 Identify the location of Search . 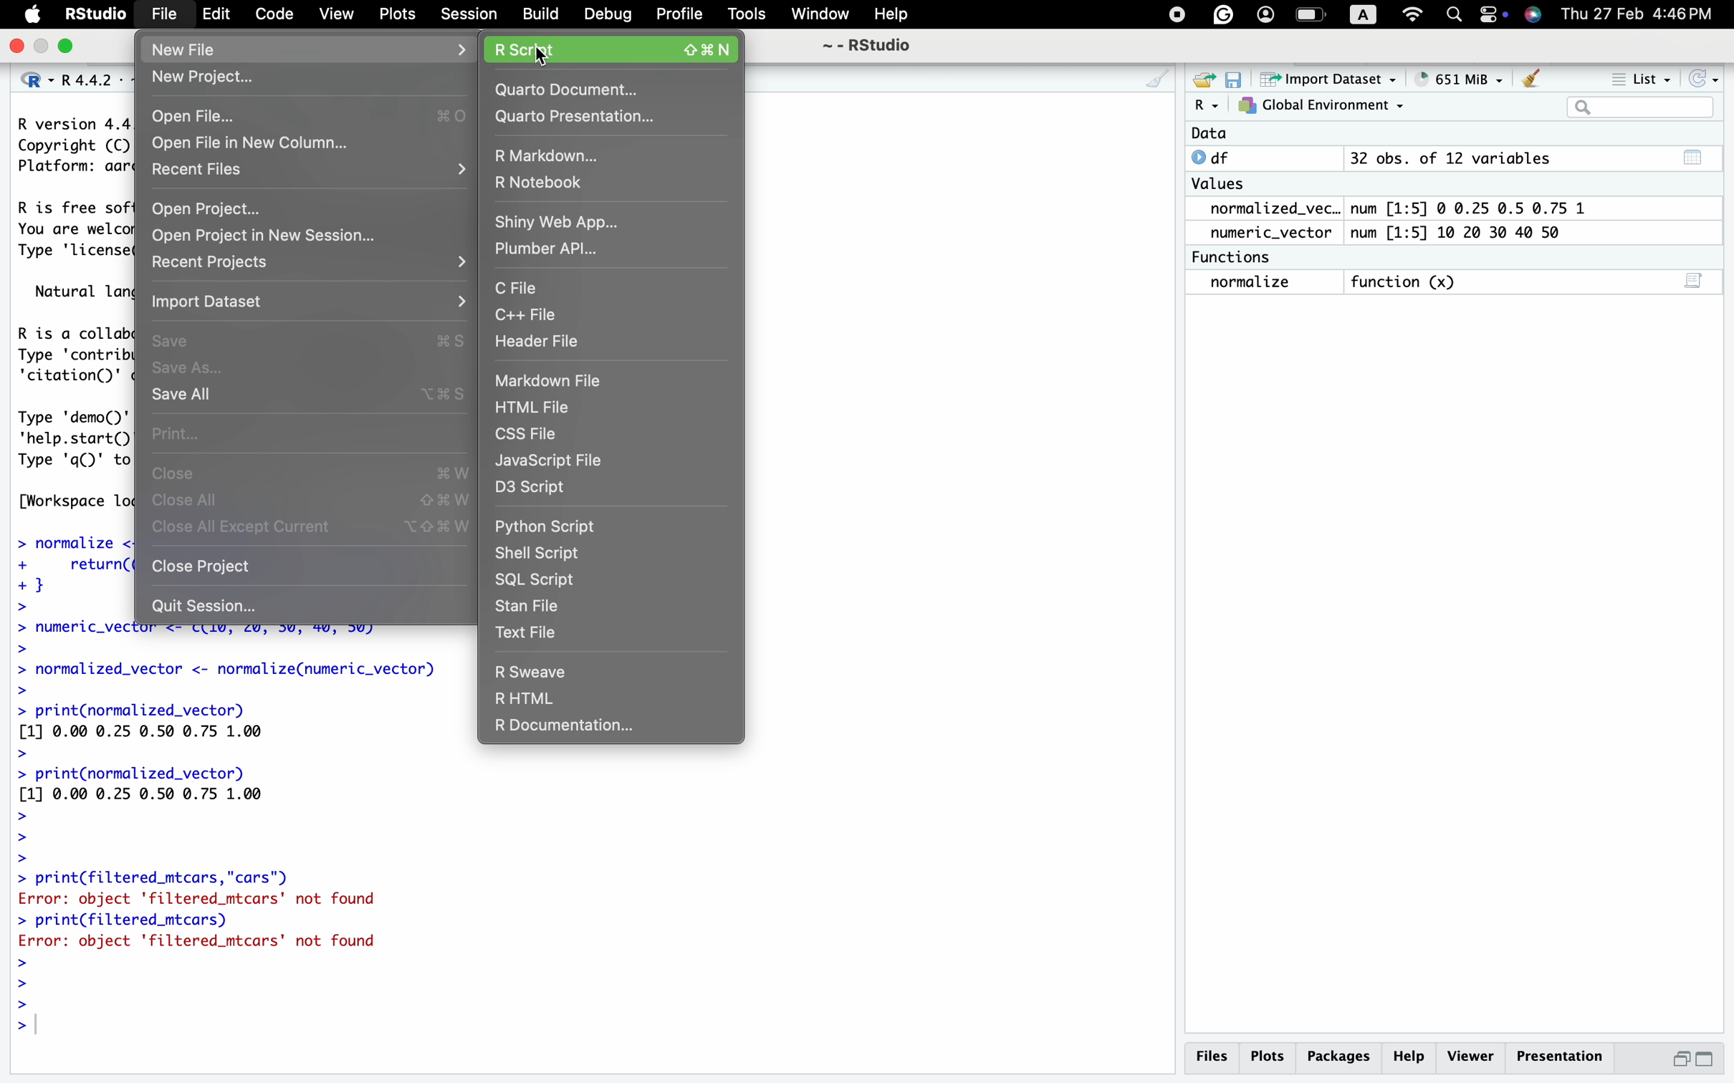
(1455, 14).